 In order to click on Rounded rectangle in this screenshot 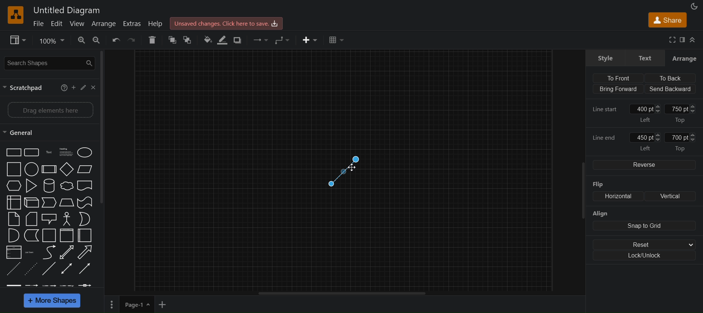, I will do `click(31, 152)`.